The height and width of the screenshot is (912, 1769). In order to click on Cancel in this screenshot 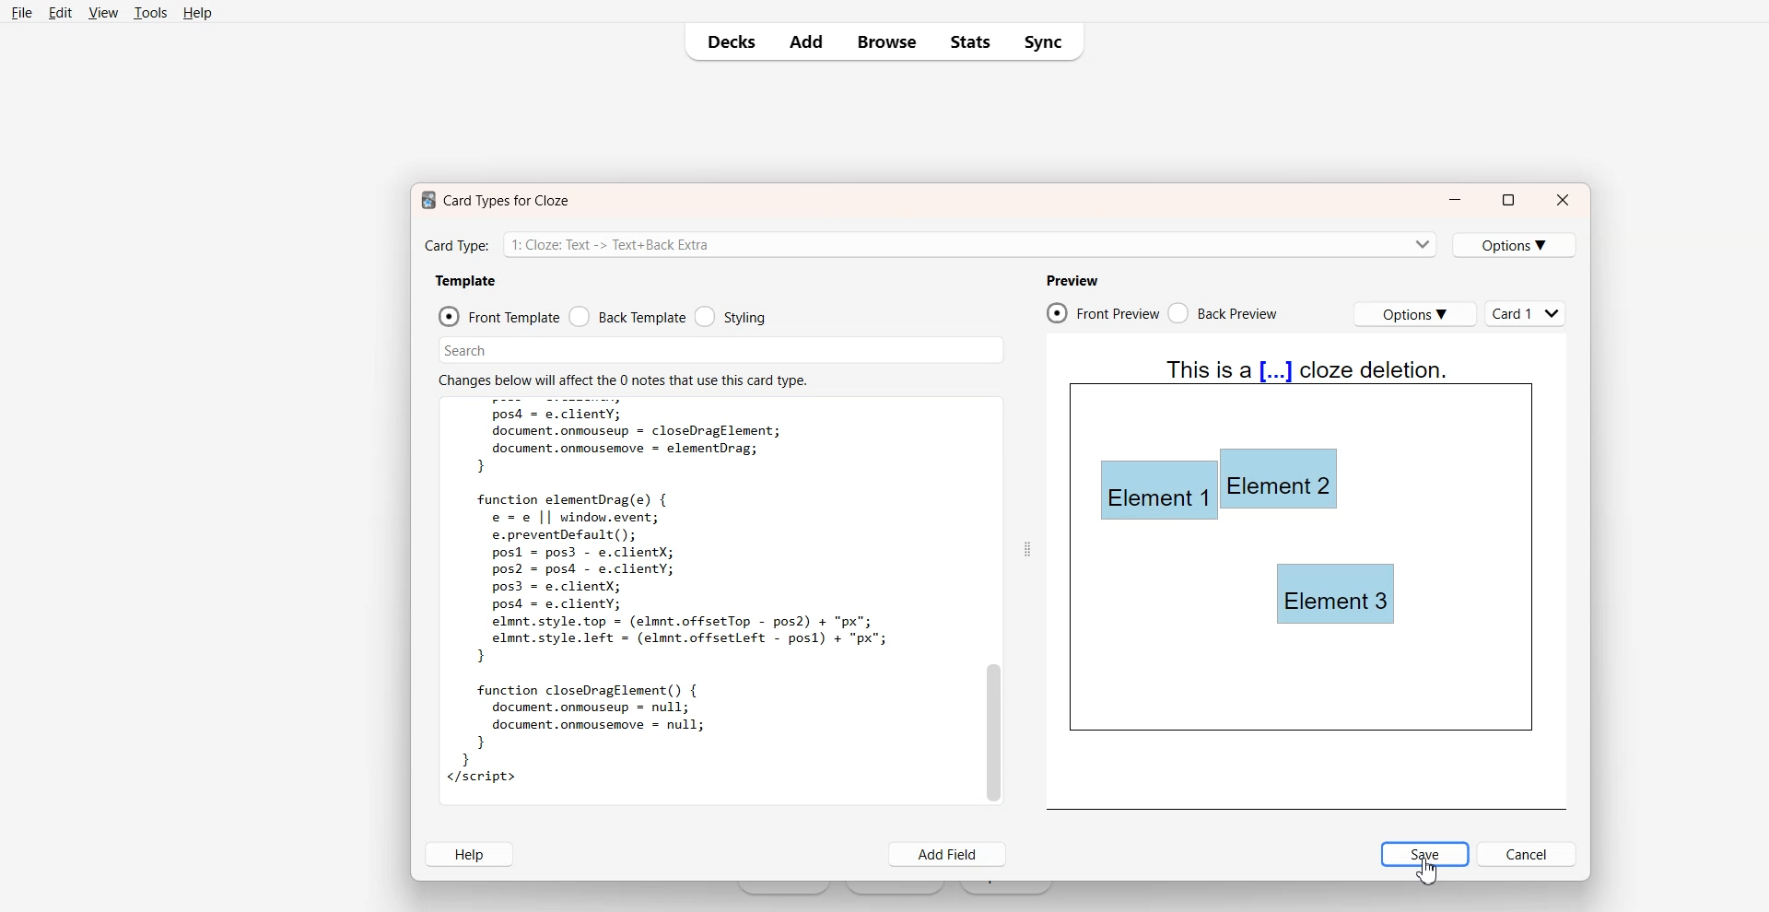, I will do `click(1529, 854)`.